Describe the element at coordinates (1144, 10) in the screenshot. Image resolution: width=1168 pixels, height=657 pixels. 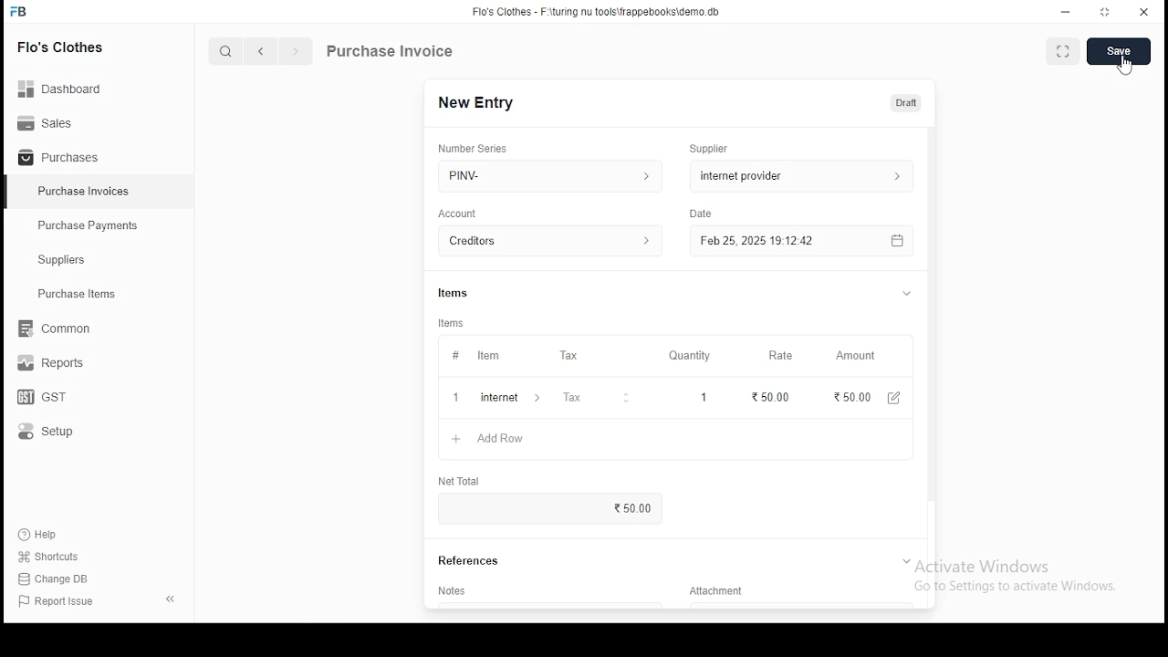
I see `close window` at that location.